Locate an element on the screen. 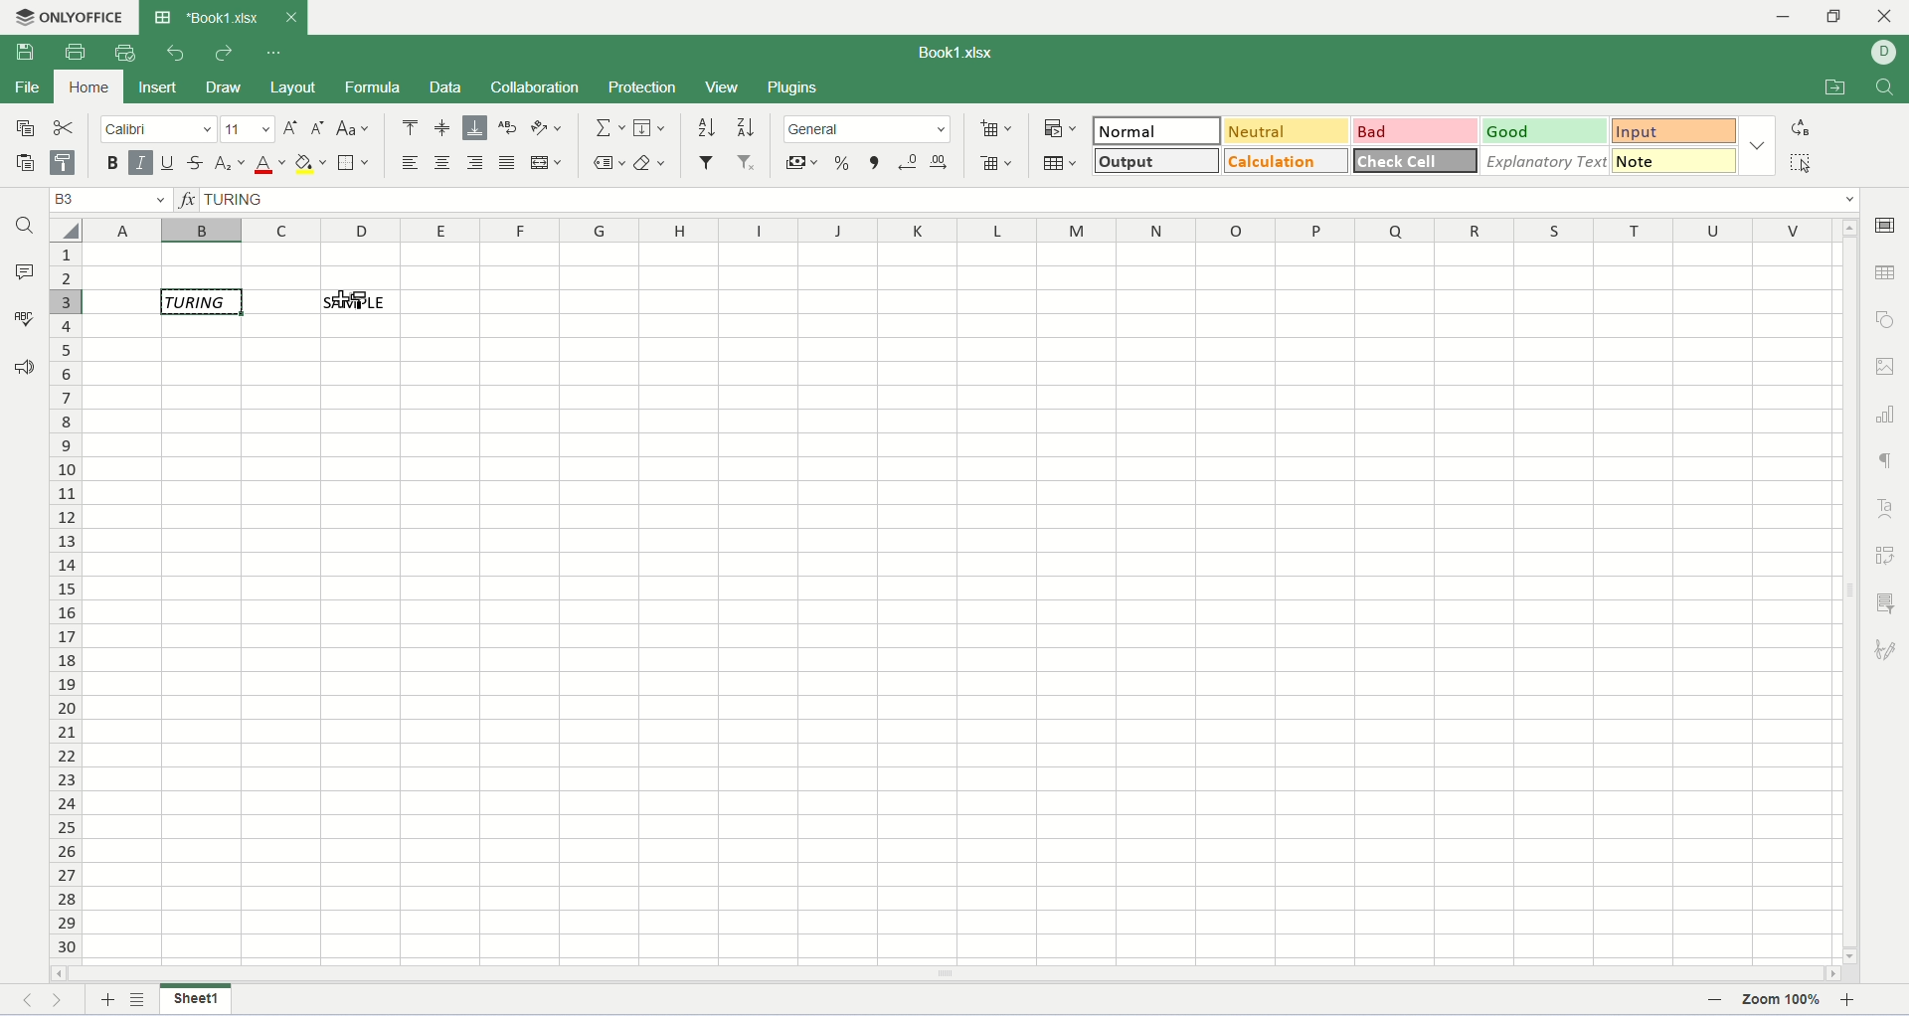  check cell is located at coordinates (1417, 158).